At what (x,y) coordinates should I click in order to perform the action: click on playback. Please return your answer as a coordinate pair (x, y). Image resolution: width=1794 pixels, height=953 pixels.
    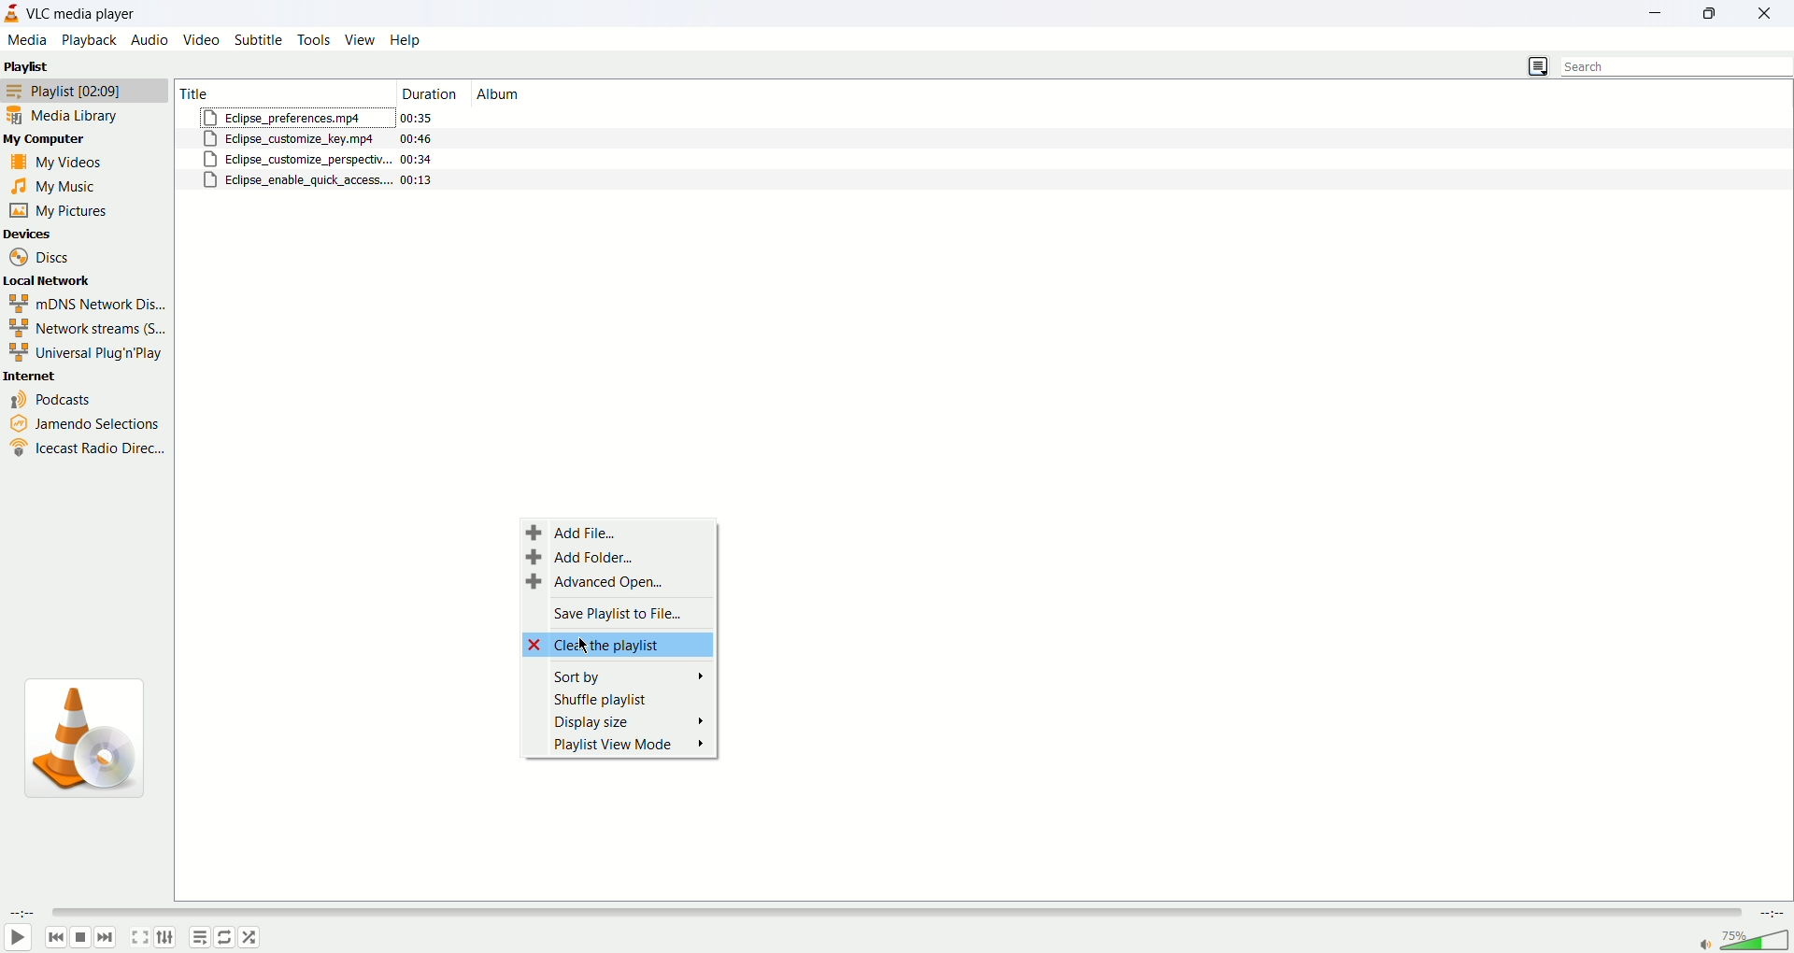
    Looking at the image, I should click on (90, 41).